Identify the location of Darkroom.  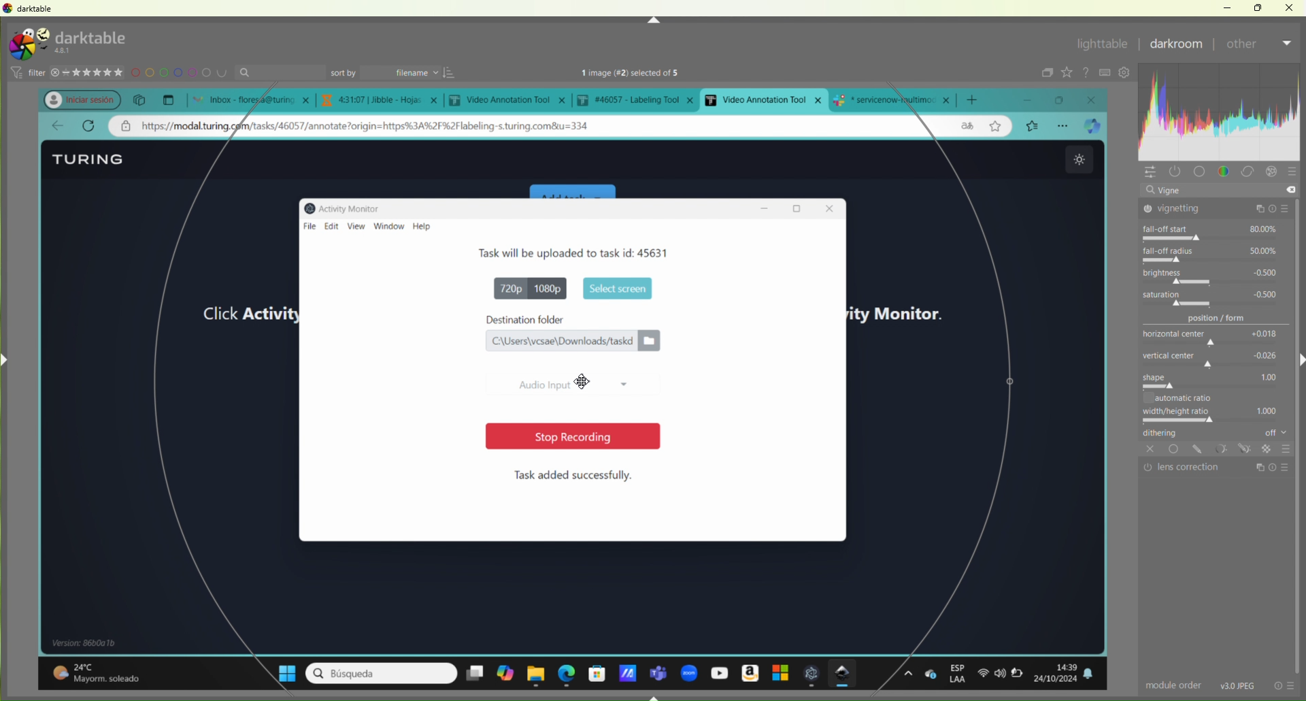
(1174, 44).